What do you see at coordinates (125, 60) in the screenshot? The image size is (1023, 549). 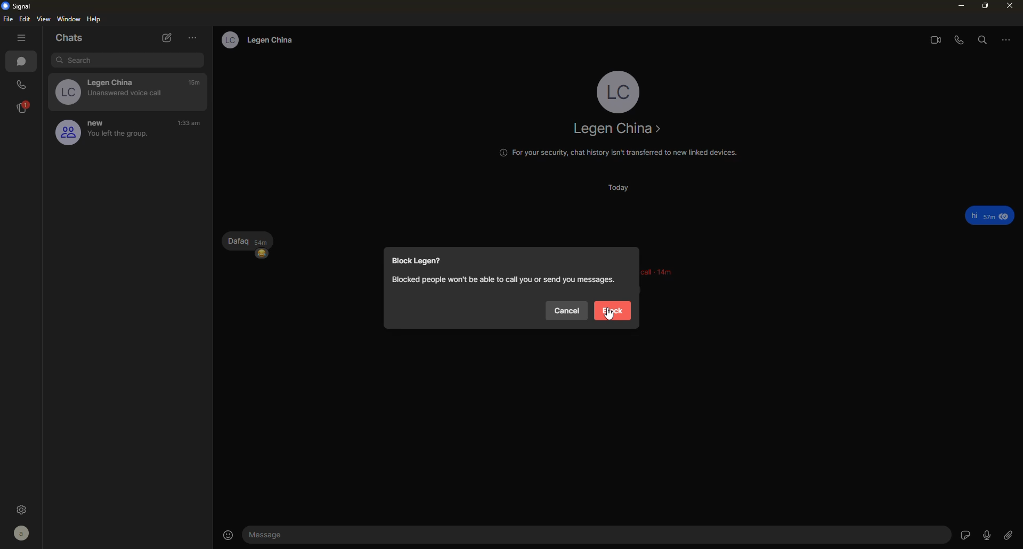 I see `search` at bounding box center [125, 60].